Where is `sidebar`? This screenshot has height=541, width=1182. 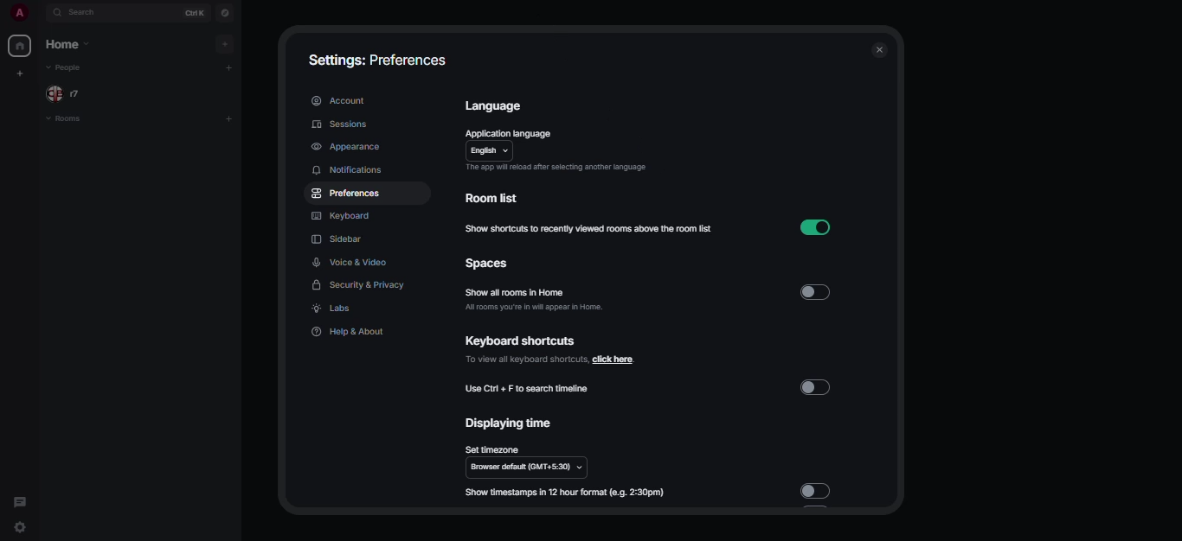 sidebar is located at coordinates (337, 239).